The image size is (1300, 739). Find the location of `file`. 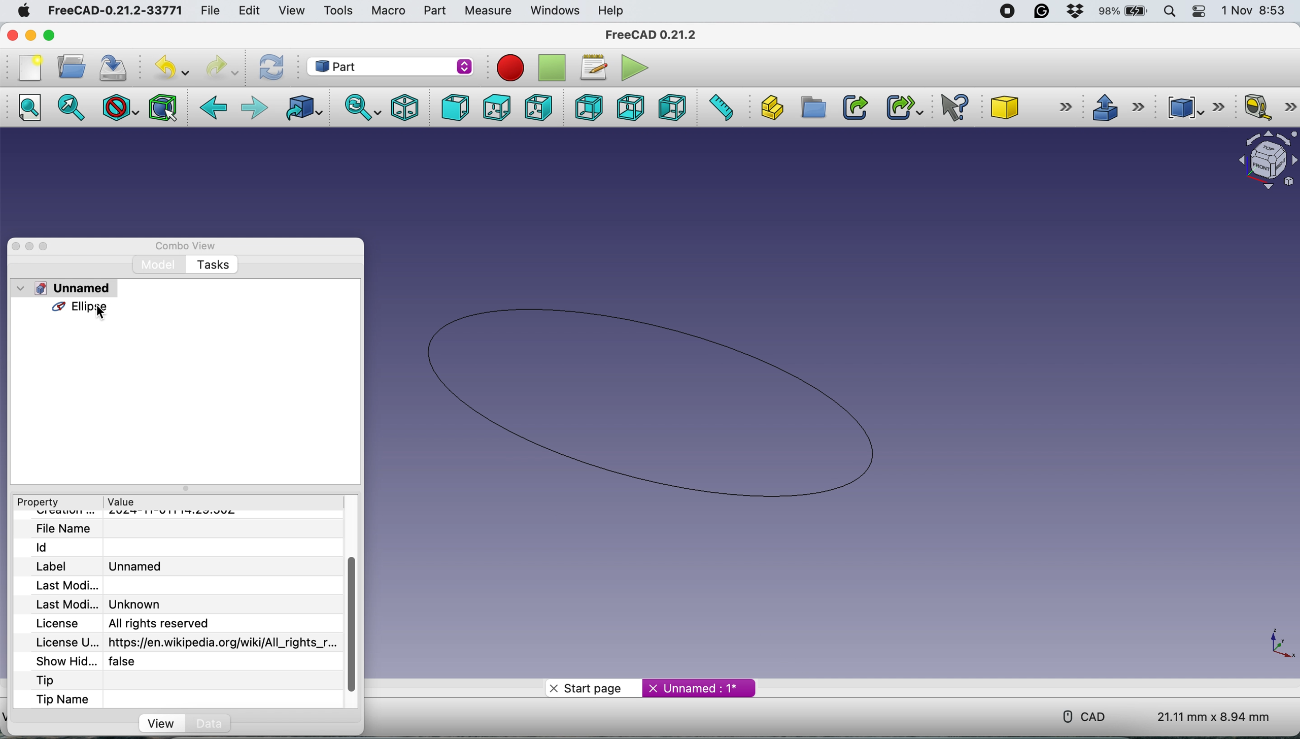

file is located at coordinates (208, 9).